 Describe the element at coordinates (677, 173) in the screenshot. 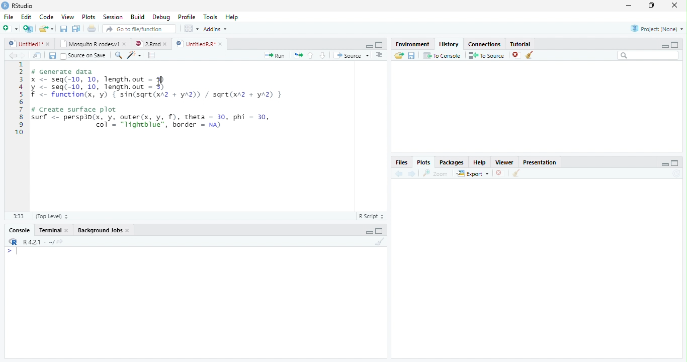

I see `Refresh current plot` at that location.